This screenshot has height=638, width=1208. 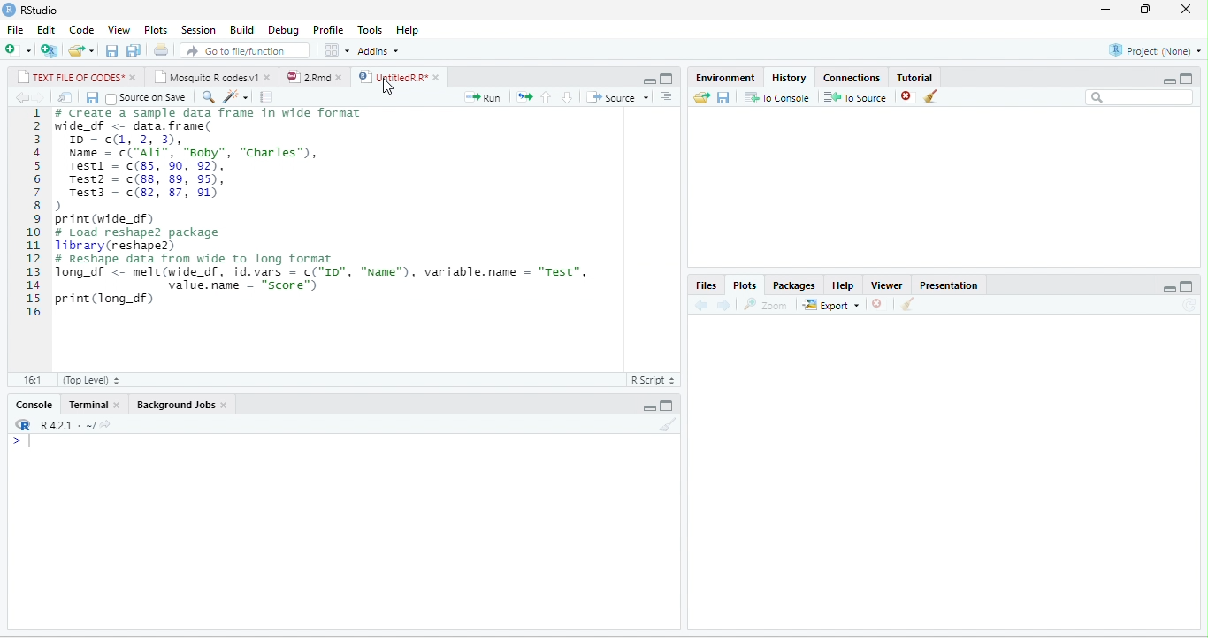 I want to click on Plots, so click(x=157, y=30).